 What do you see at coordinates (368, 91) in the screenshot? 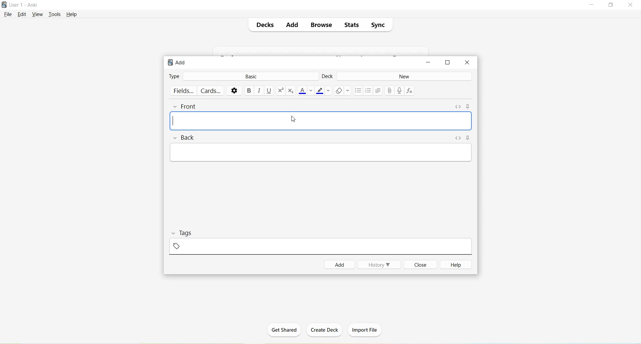
I see `Ordered list` at bounding box center [368, 91].